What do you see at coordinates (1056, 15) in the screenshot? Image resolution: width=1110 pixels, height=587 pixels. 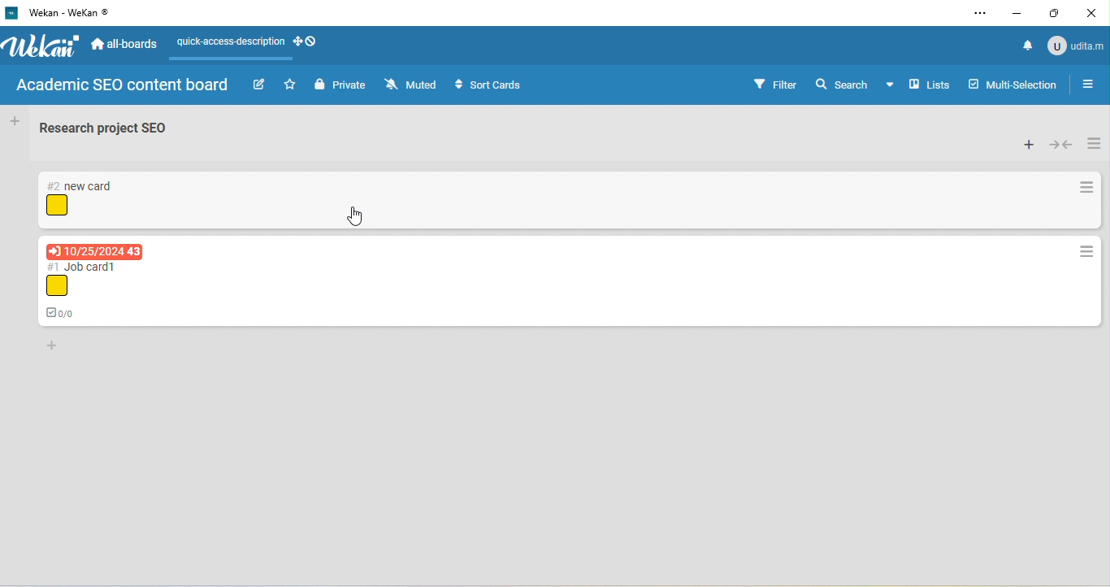 I see `maximize` at bounding box center [1056, 15].